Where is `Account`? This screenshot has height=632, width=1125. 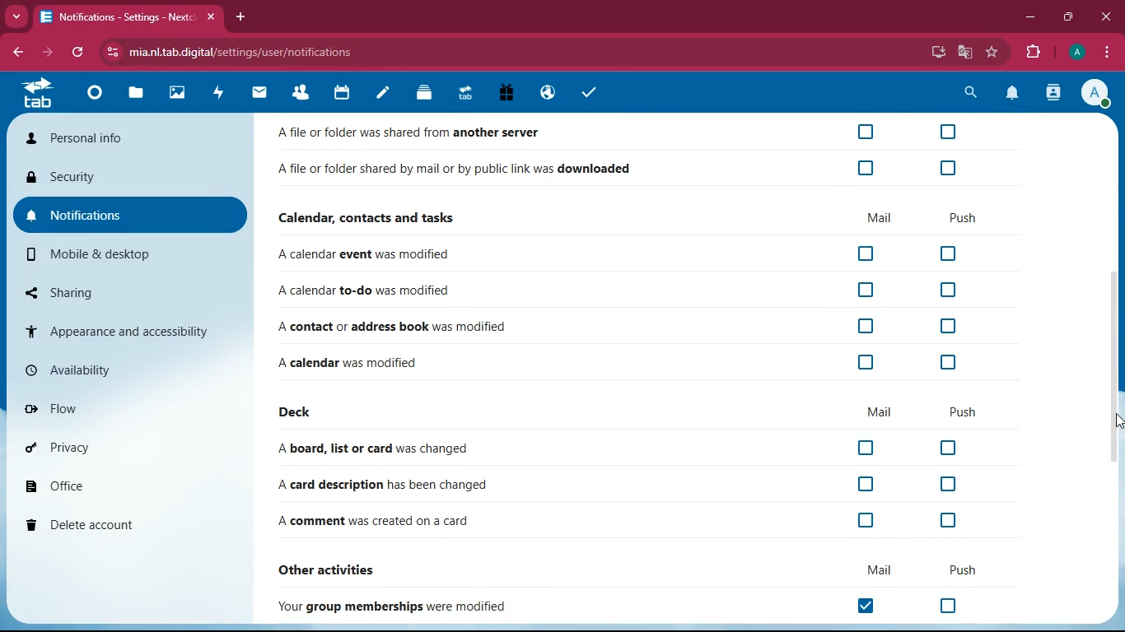
Account is located at coordinates (1075, 50).